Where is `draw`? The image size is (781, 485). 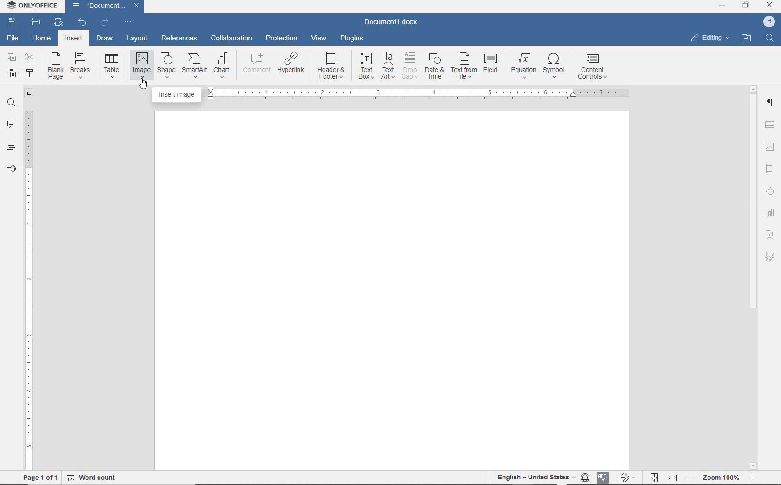
draw is located at coordinates (105, 39).